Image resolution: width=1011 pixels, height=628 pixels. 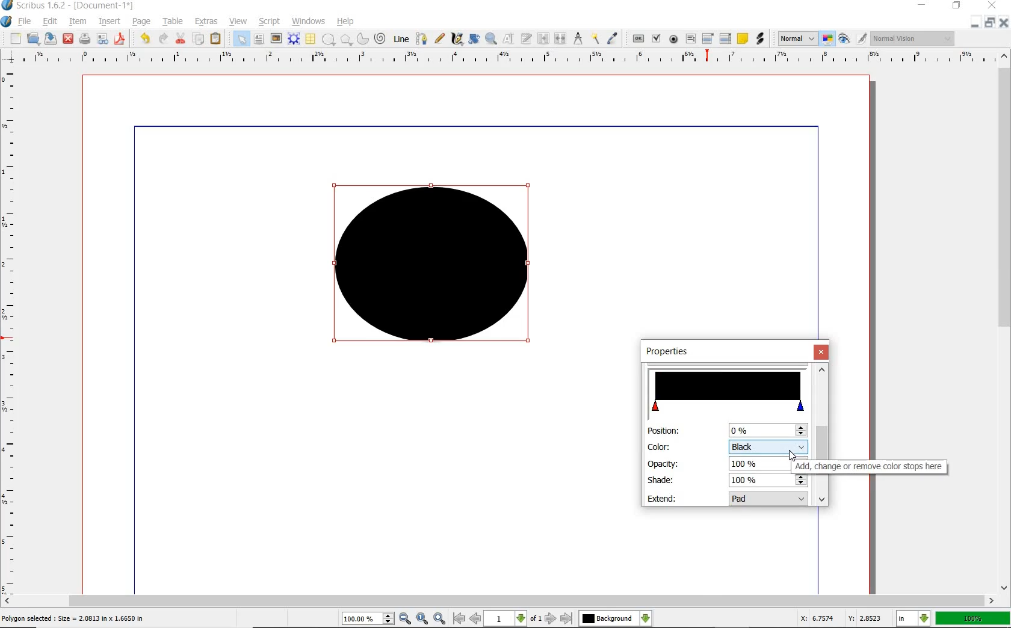 I want to click on LINE, so click(x=402, y=39).